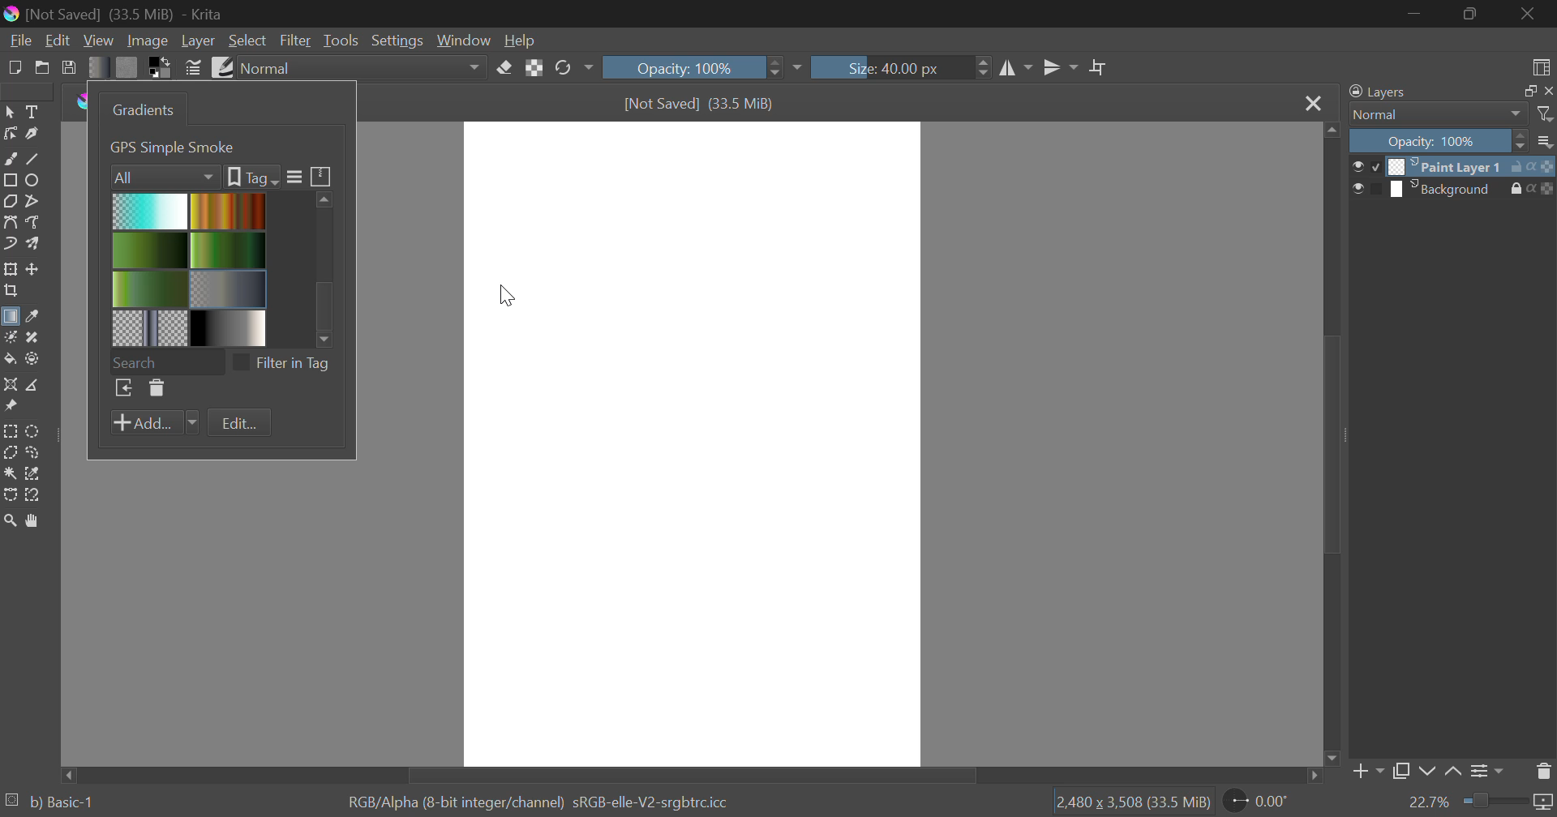  I want to click on Magnetic Selection, so click(32, 495).